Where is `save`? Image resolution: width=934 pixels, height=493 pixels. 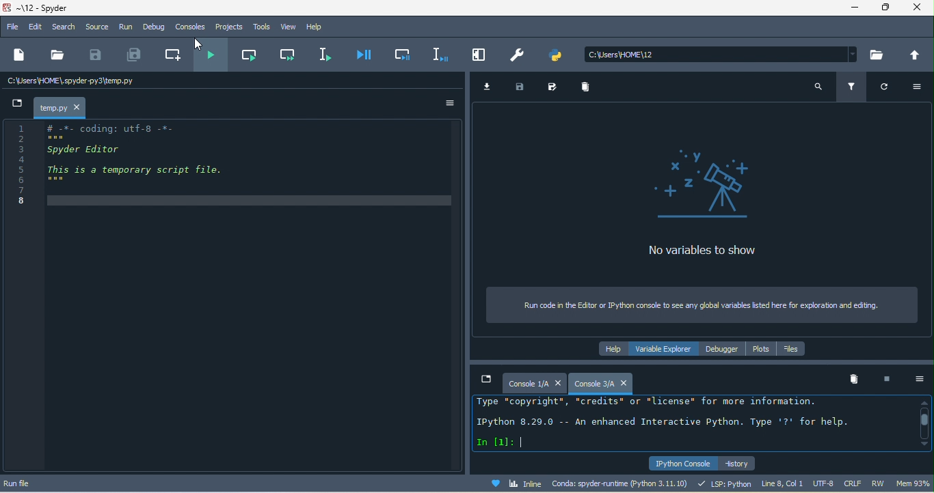 save is located at coordinates (97, 57).